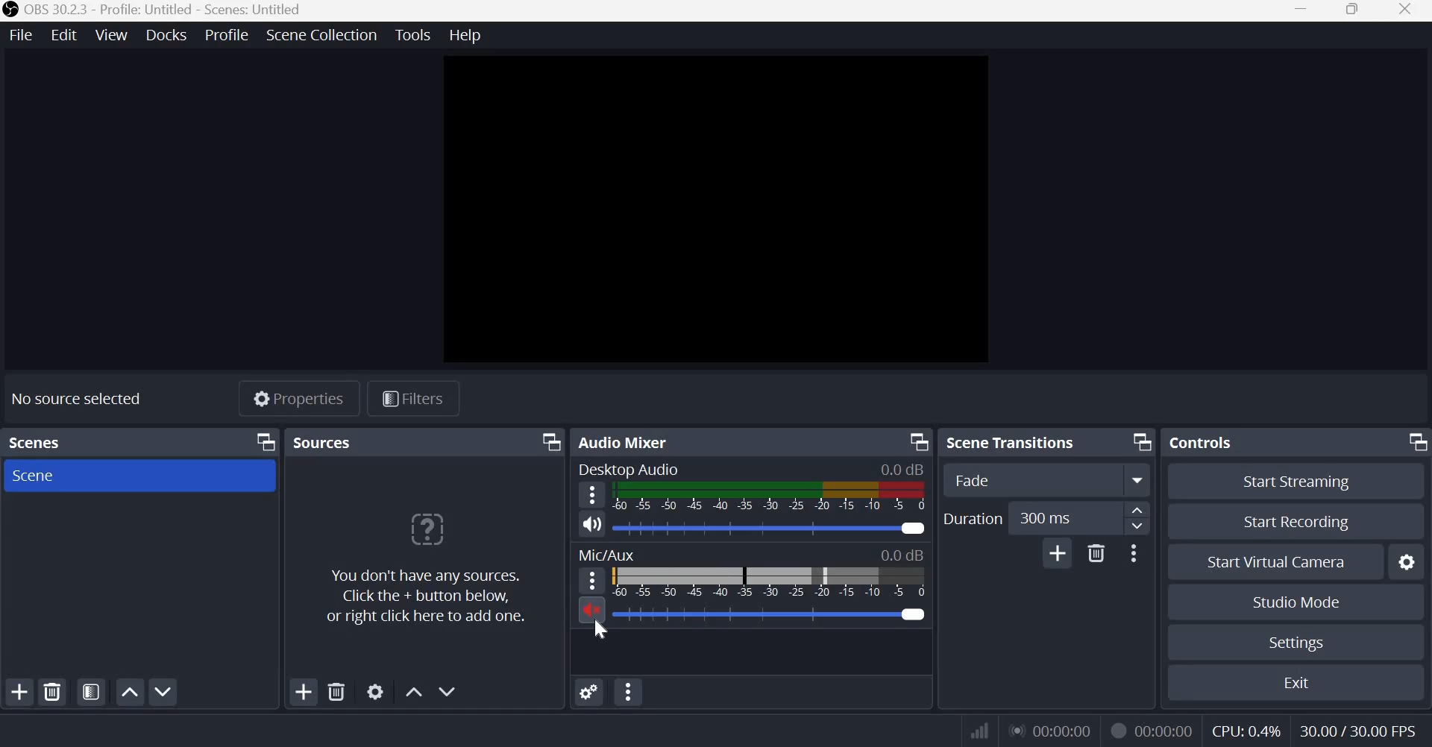 This screenshot has height=747, width=1432. Describe the element at coordinates (980, 729) in the screenshot. I see `Connection Status Indicator` at that location.